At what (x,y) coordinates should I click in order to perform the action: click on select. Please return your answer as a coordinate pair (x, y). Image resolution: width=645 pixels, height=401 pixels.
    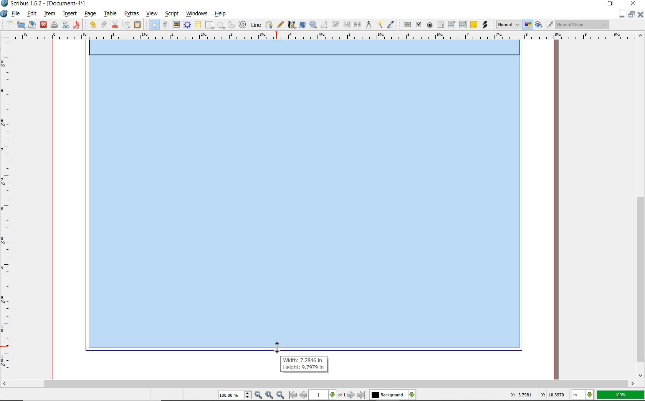
    Looking at the image, I should click on (153, 24).